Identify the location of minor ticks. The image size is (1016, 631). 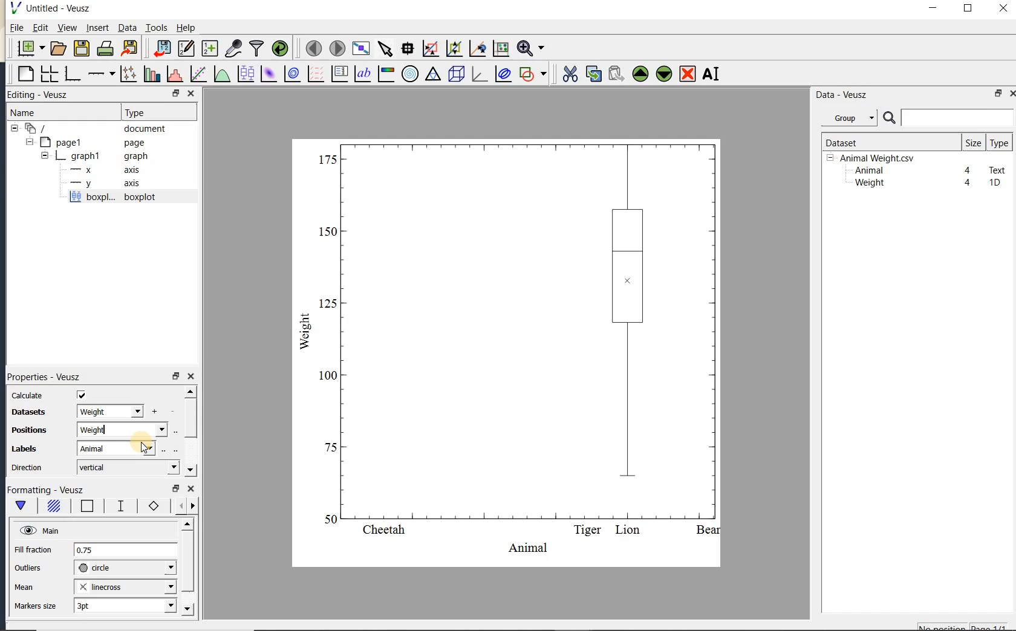
(183, 506).